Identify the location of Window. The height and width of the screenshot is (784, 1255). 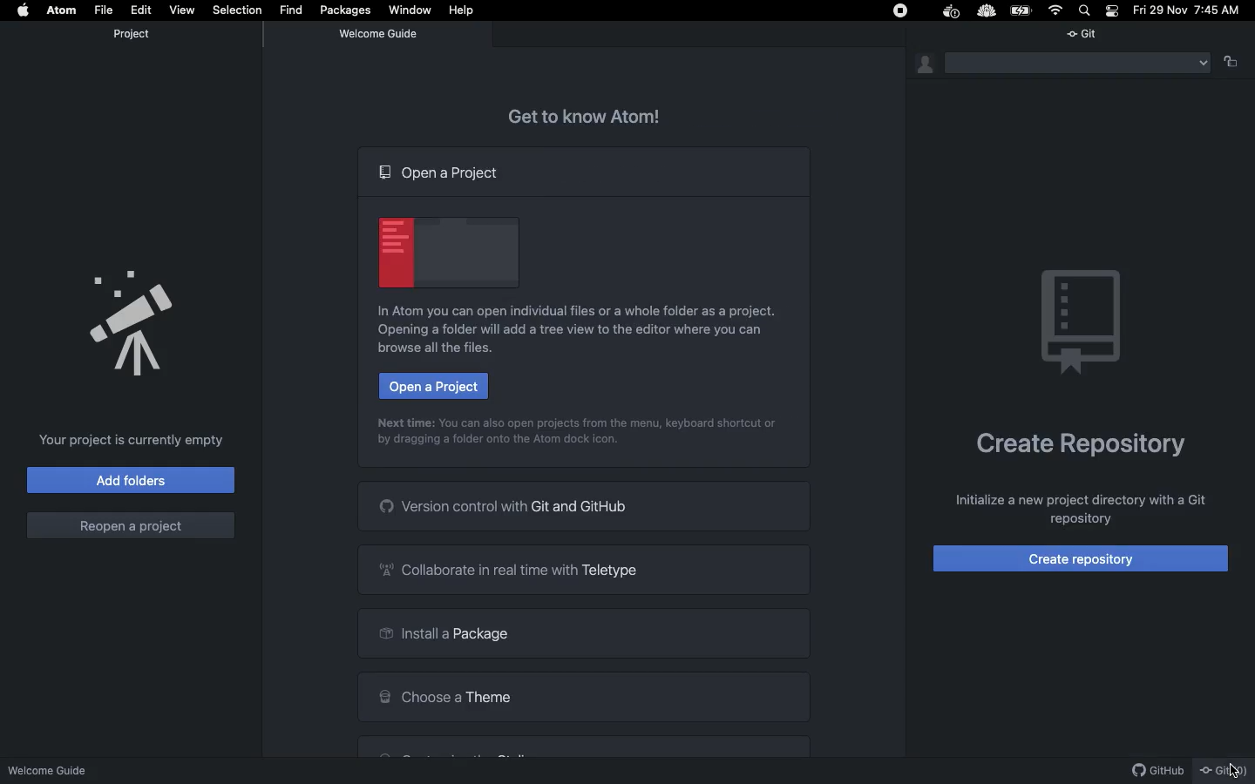
(413, 12).